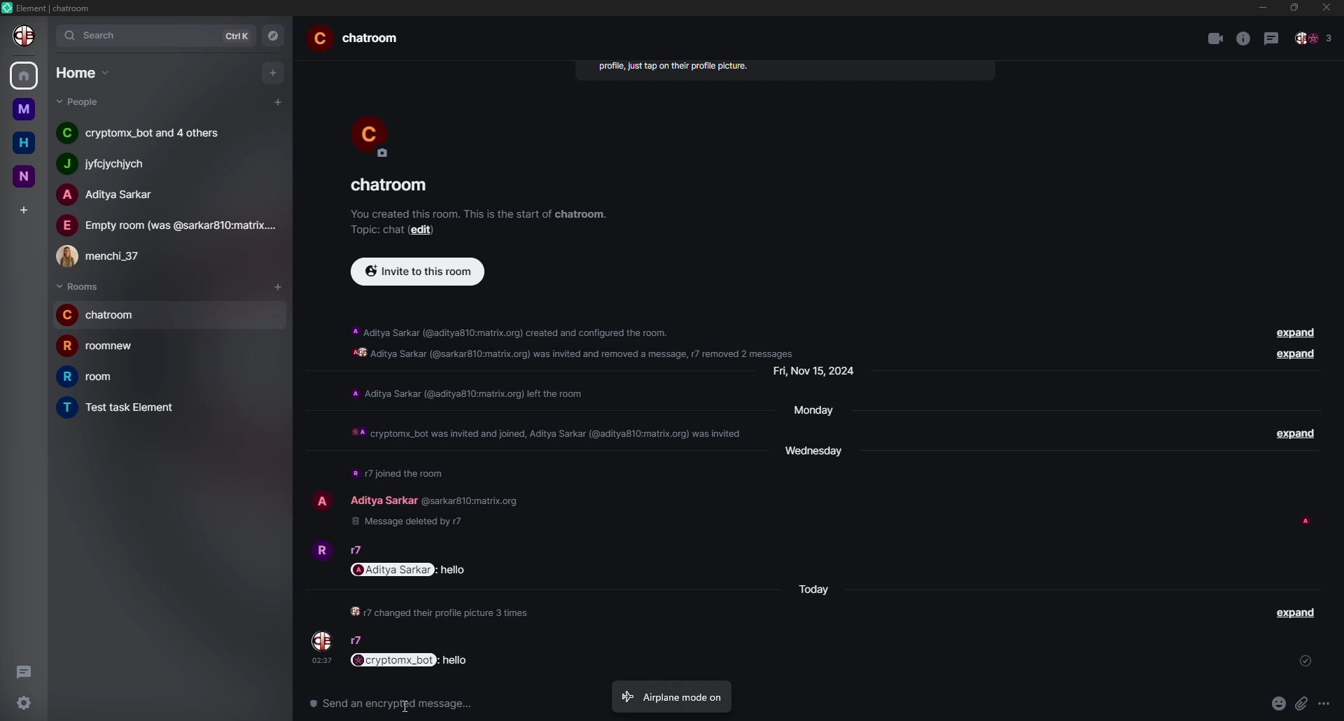 The height and width of the screenshot is (721, 1344). Describe the element at coordinates (123, 407) in the screenshot. I see `room` at that location.